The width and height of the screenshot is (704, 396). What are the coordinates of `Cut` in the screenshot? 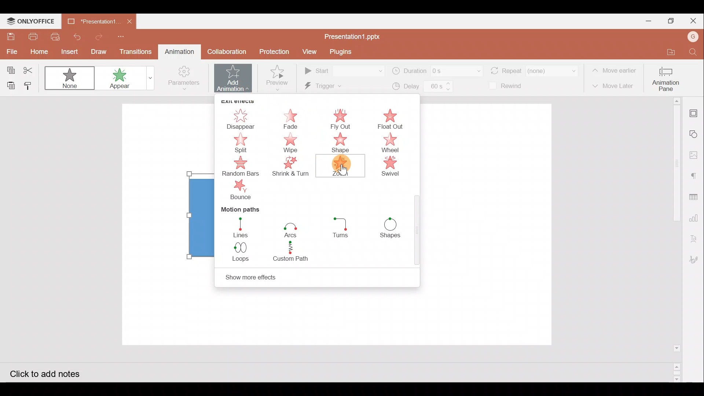 It's located at (31, 69).